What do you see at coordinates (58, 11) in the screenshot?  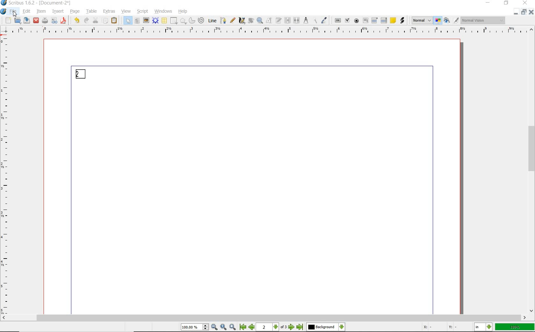 I see `insert` at bounding box center [58, 11].